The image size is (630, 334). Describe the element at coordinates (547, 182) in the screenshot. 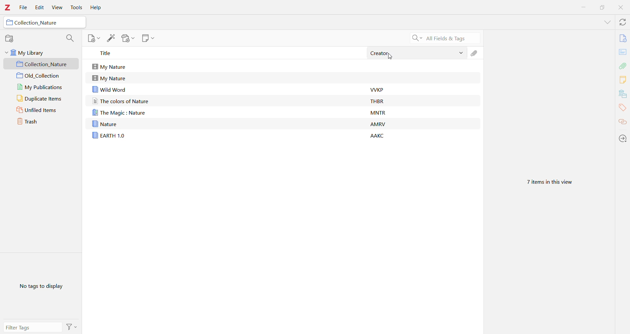

I see `Number of items in this view` at that location.